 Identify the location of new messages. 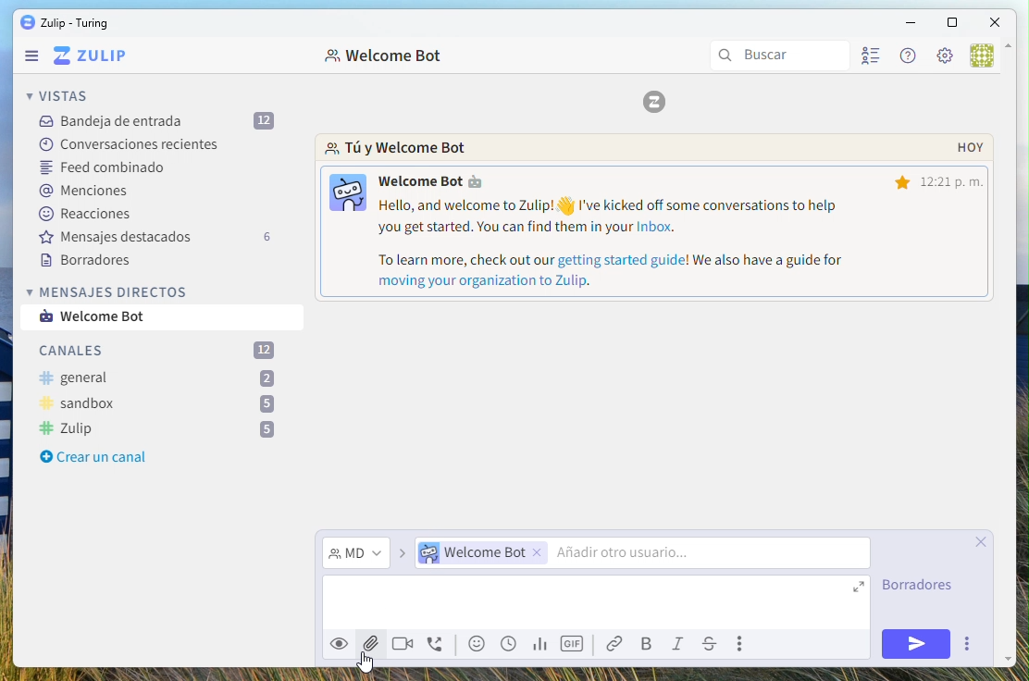
(658, 218).